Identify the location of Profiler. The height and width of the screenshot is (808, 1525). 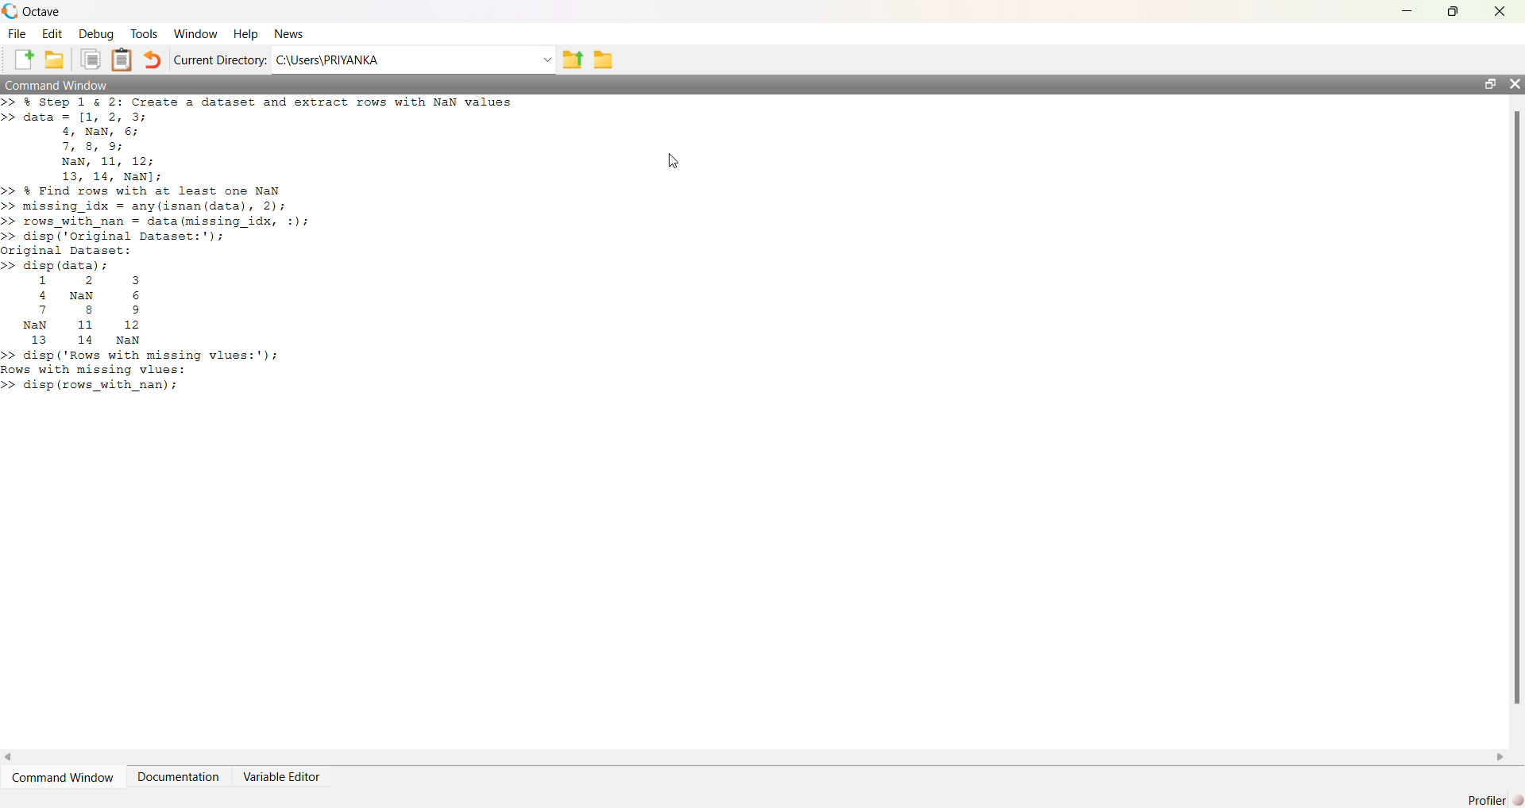
(1495, 800).